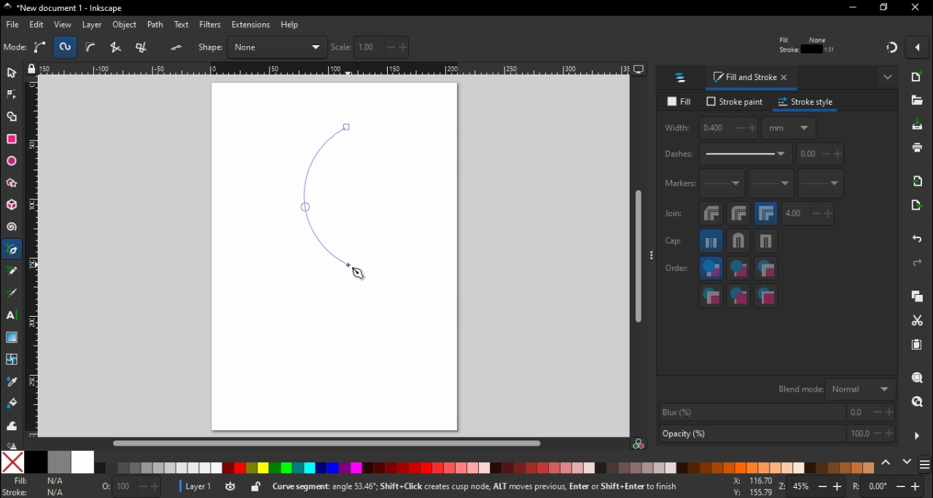 This screenshot has width=933, height=498. What do you see at coordinates (918, 322) in the screenshot?
I see `cut` at bounding box center [918, 322].